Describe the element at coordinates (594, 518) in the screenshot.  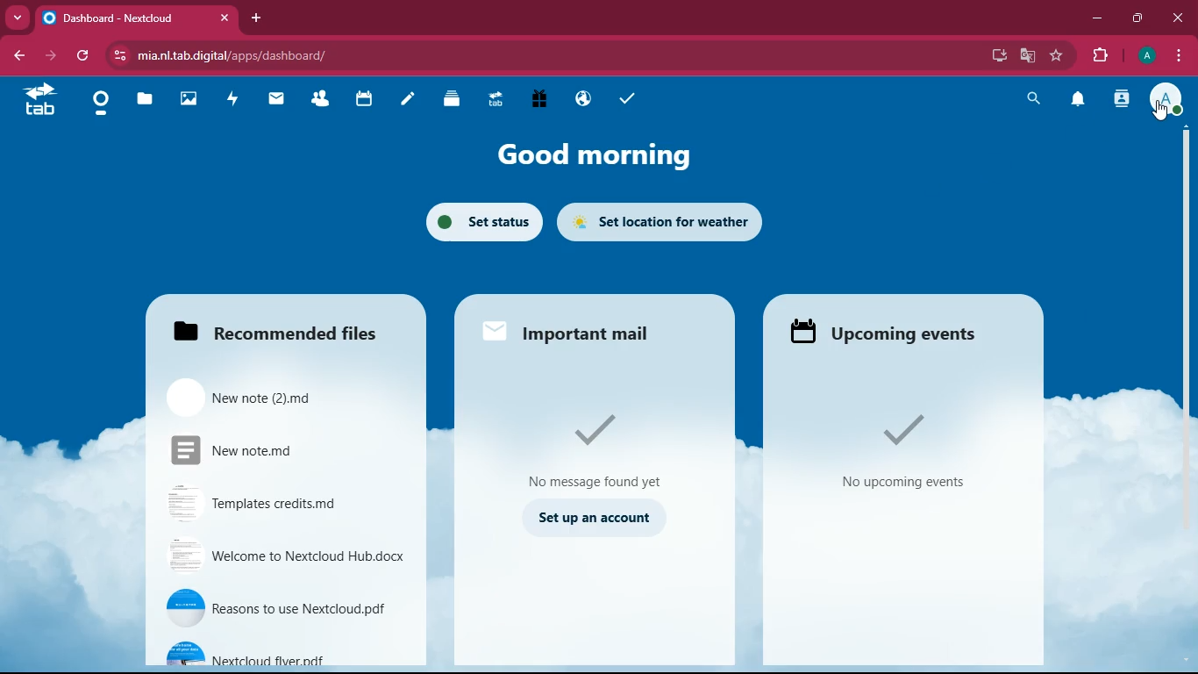
I see `set up an account` at that location.